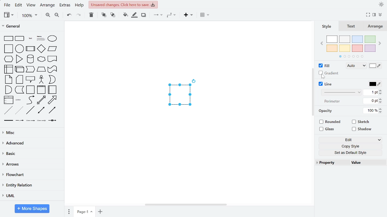 The image size is (387, 217). Describe the element at coordinates (91, 15) in the screenshot. I see `delete` at that location.